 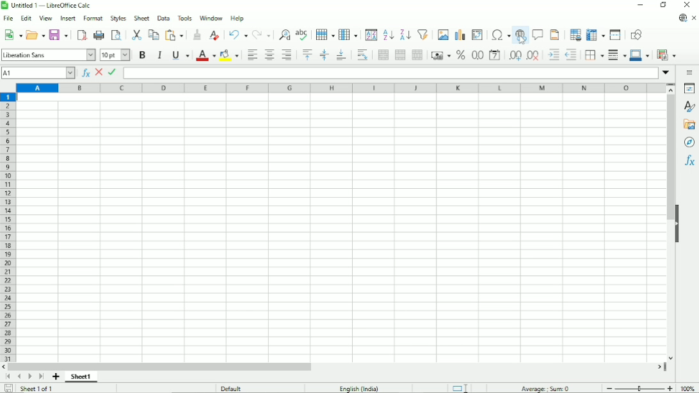 I want to click on Insert, so click(x=67, y=18).